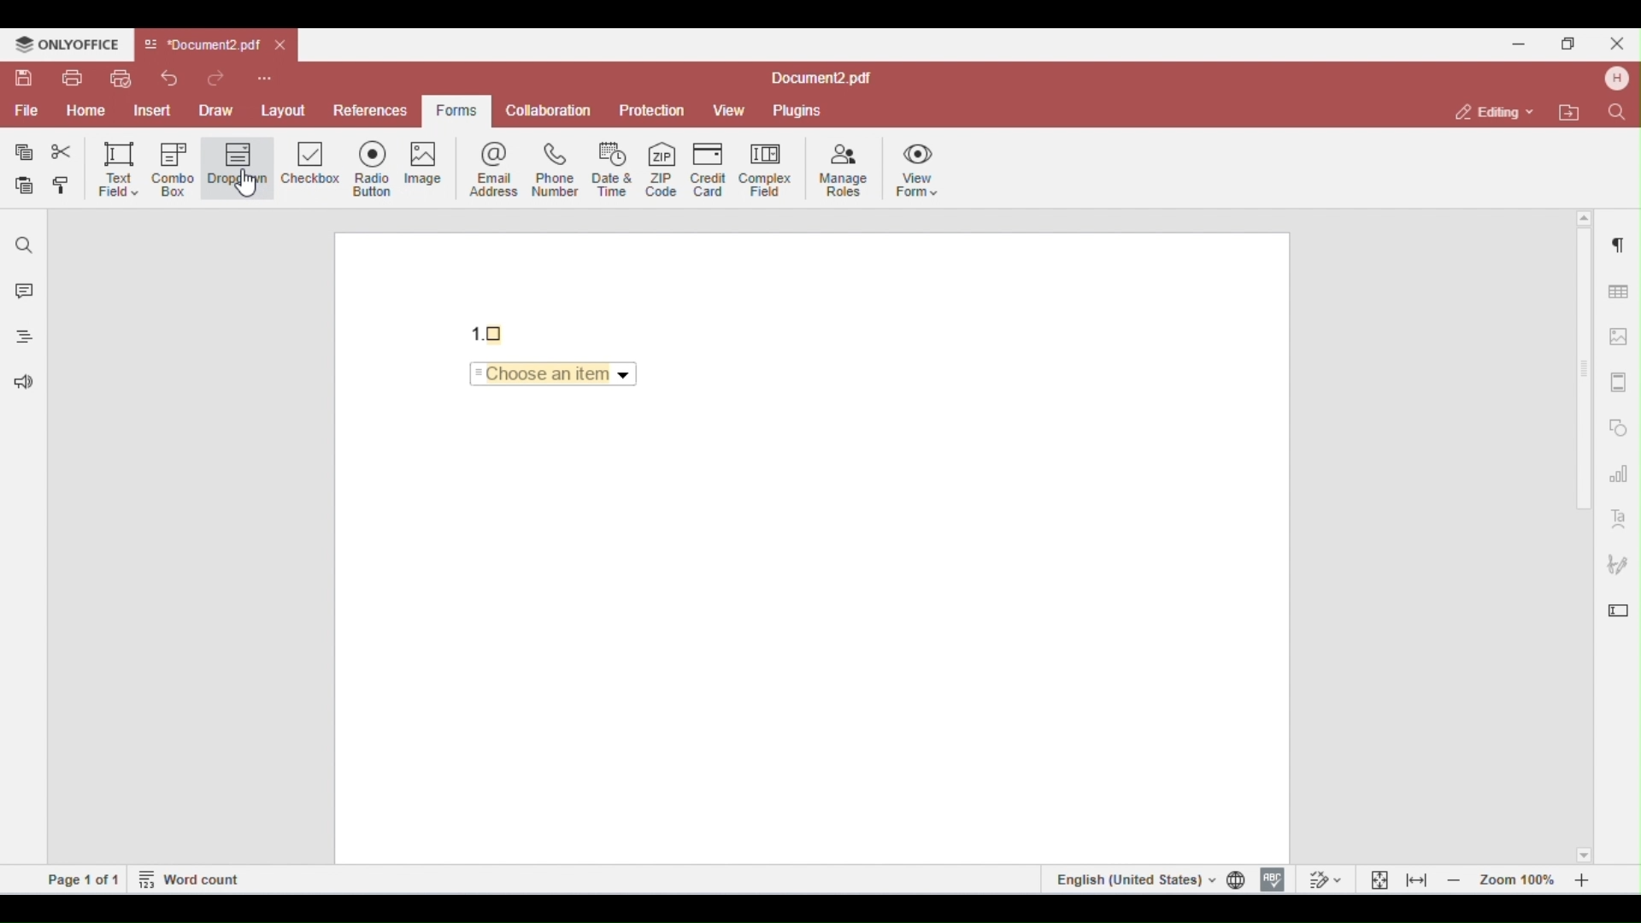 Image resolution: width=1641 pixels, height=923 pixels. Describe the element at coordinates (1496, 111) in the screenshot. I see `editing` at that location.